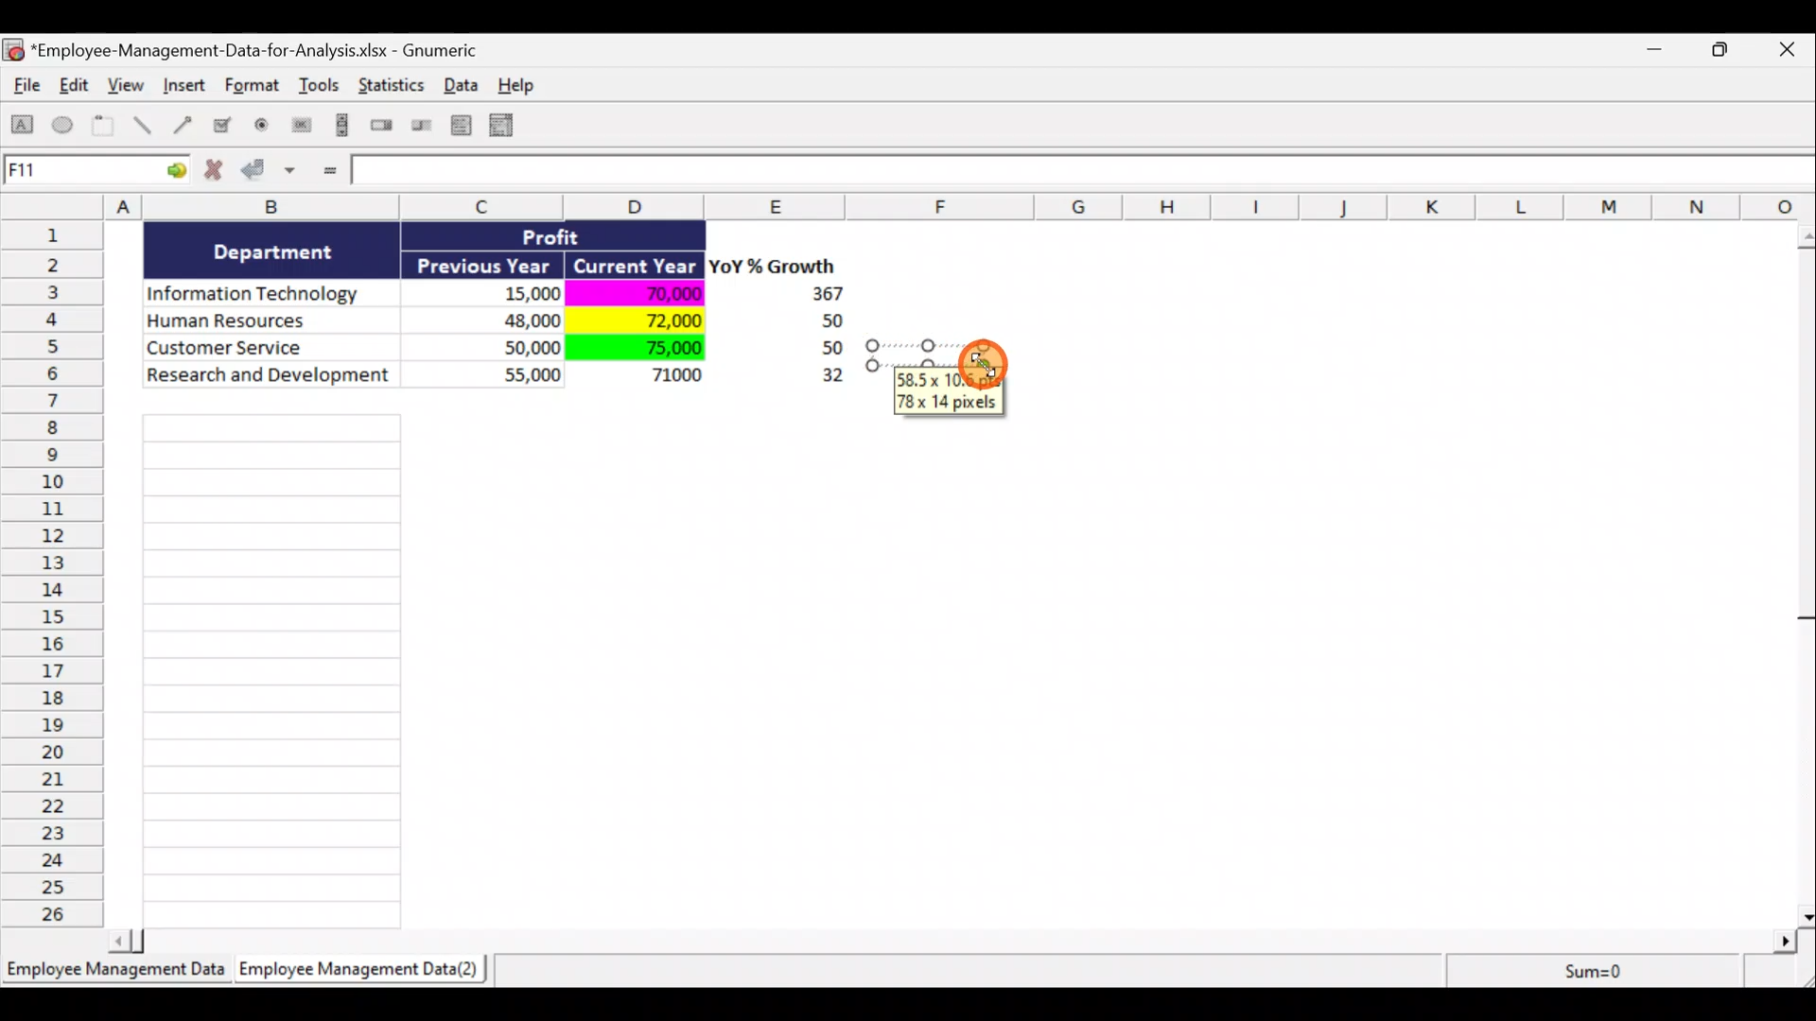  What do you see at coordinates (223, 125) in the screenshot?
I see `Create a checkbox` at bounding box center [223, 125].